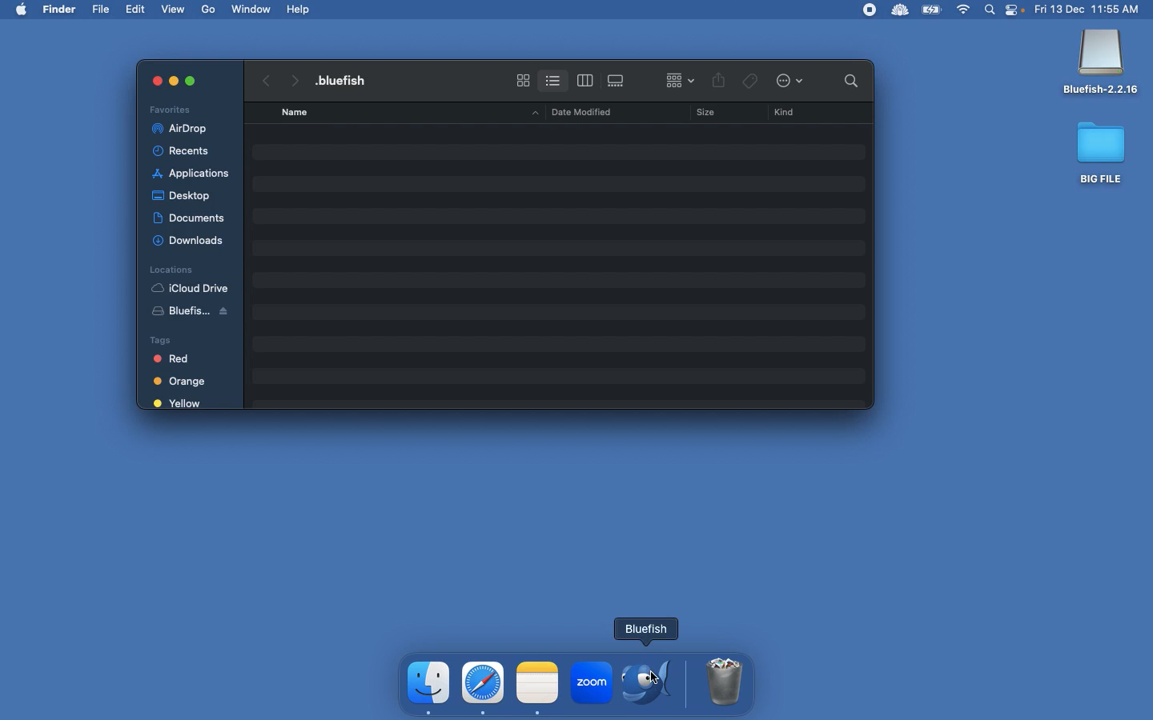 The height and width of the screenshot is (720, 1153). Describe the element at coordinates (191, 240) in the screenshot. I see `Downloads` at that location.